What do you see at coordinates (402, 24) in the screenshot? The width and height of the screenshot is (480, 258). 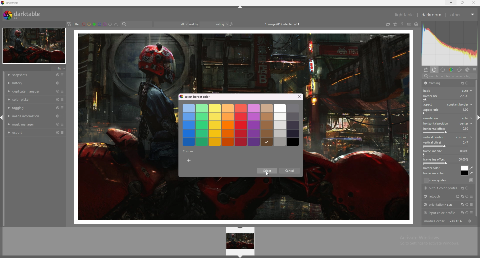 I see `see online help` at bounding box center [402, 24].